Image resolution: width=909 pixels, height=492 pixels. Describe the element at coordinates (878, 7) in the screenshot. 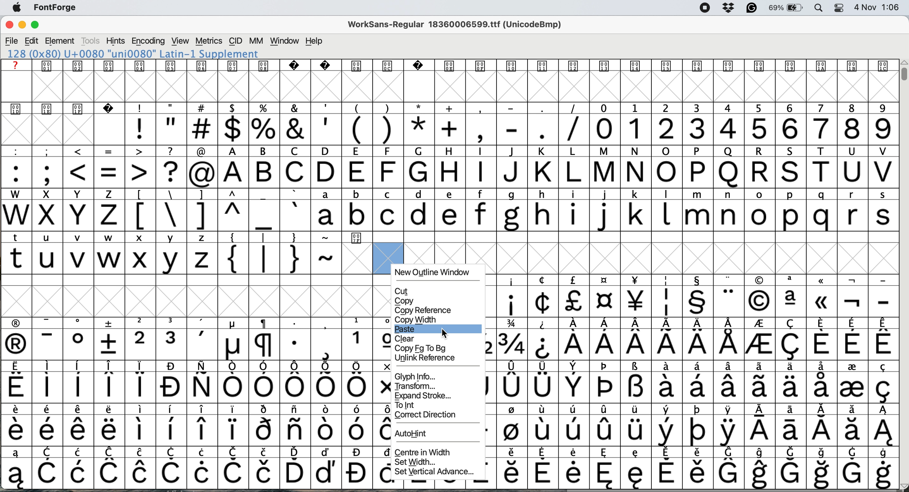

I see `date and time` at that location.